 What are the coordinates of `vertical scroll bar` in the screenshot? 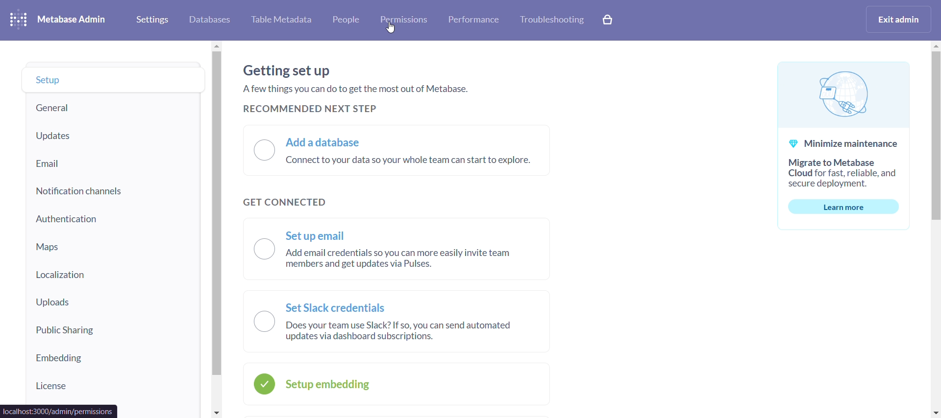 It's located at (216, 230).